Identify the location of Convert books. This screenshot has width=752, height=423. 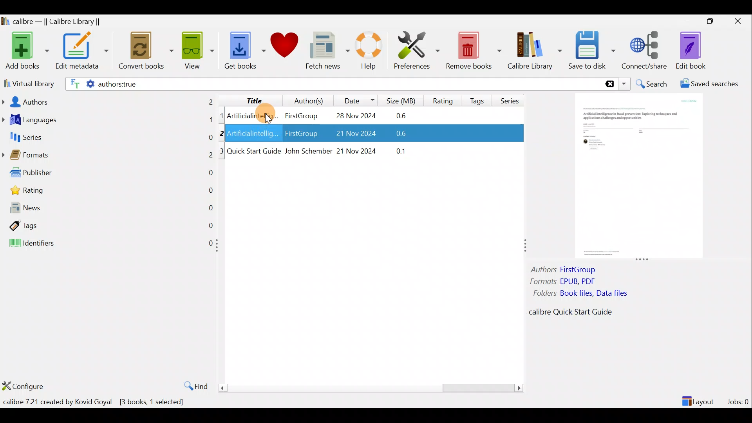
(146, 51).